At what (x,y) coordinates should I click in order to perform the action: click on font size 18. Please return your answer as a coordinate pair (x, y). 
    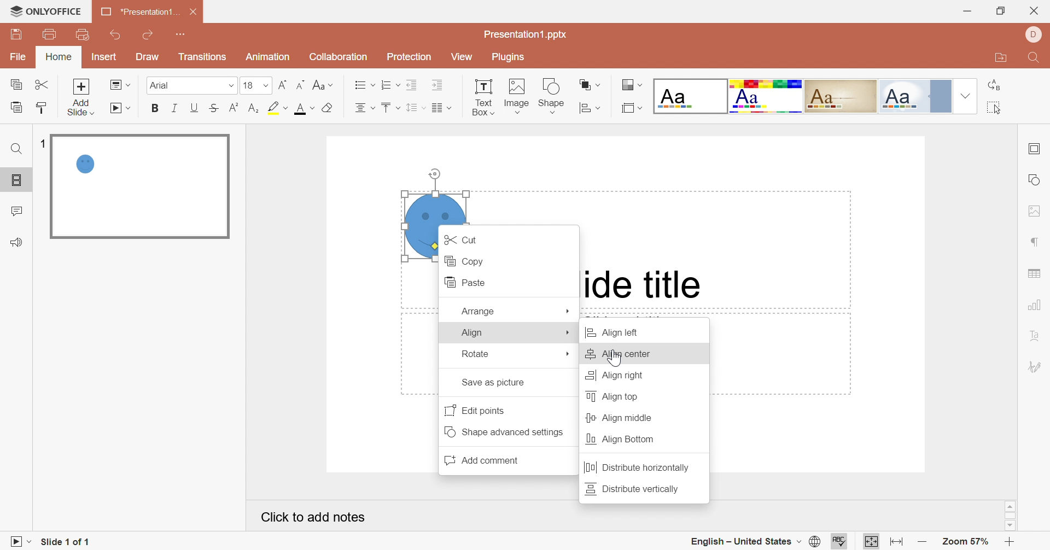
    Looking at the image, I should click on (248, 87).